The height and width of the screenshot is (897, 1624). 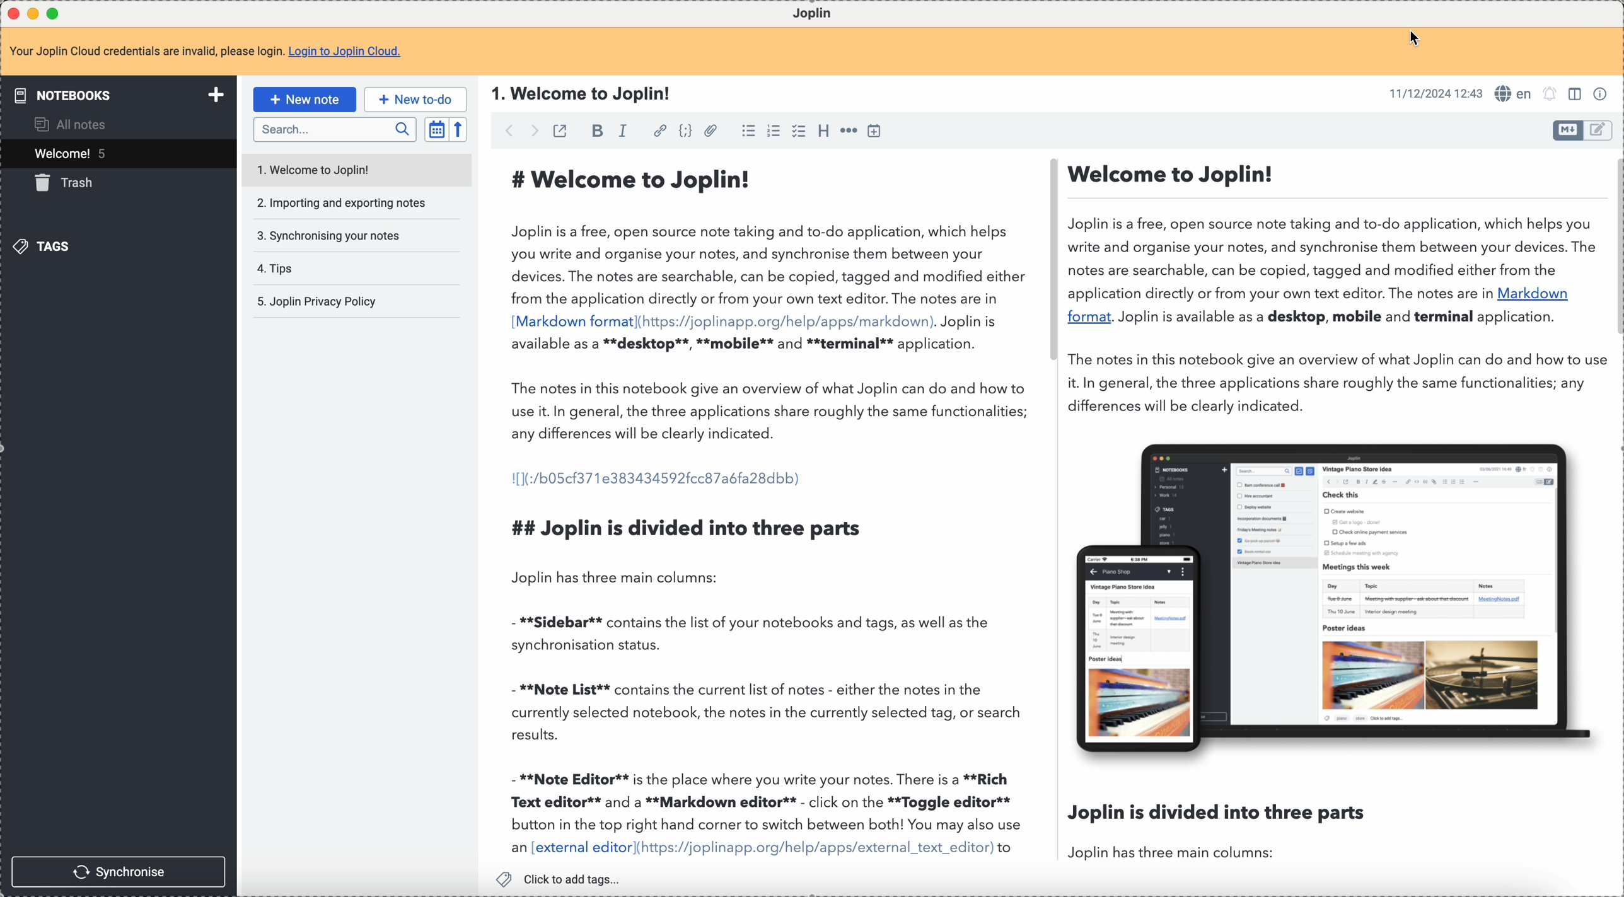 I want to click on Markdown, so click(x=1539, y=294).